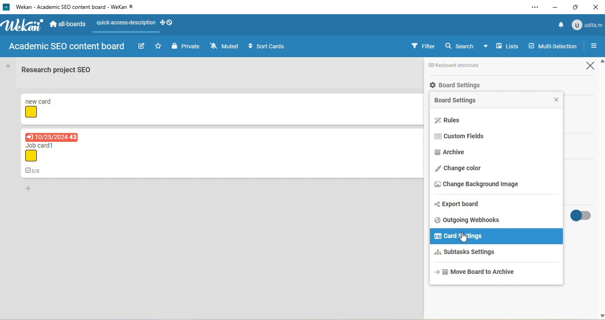 The height and width of the screenshot is (320, 605). Describe the element at coordinates (6, 7) in the screenshot. I see `logo` at that location.